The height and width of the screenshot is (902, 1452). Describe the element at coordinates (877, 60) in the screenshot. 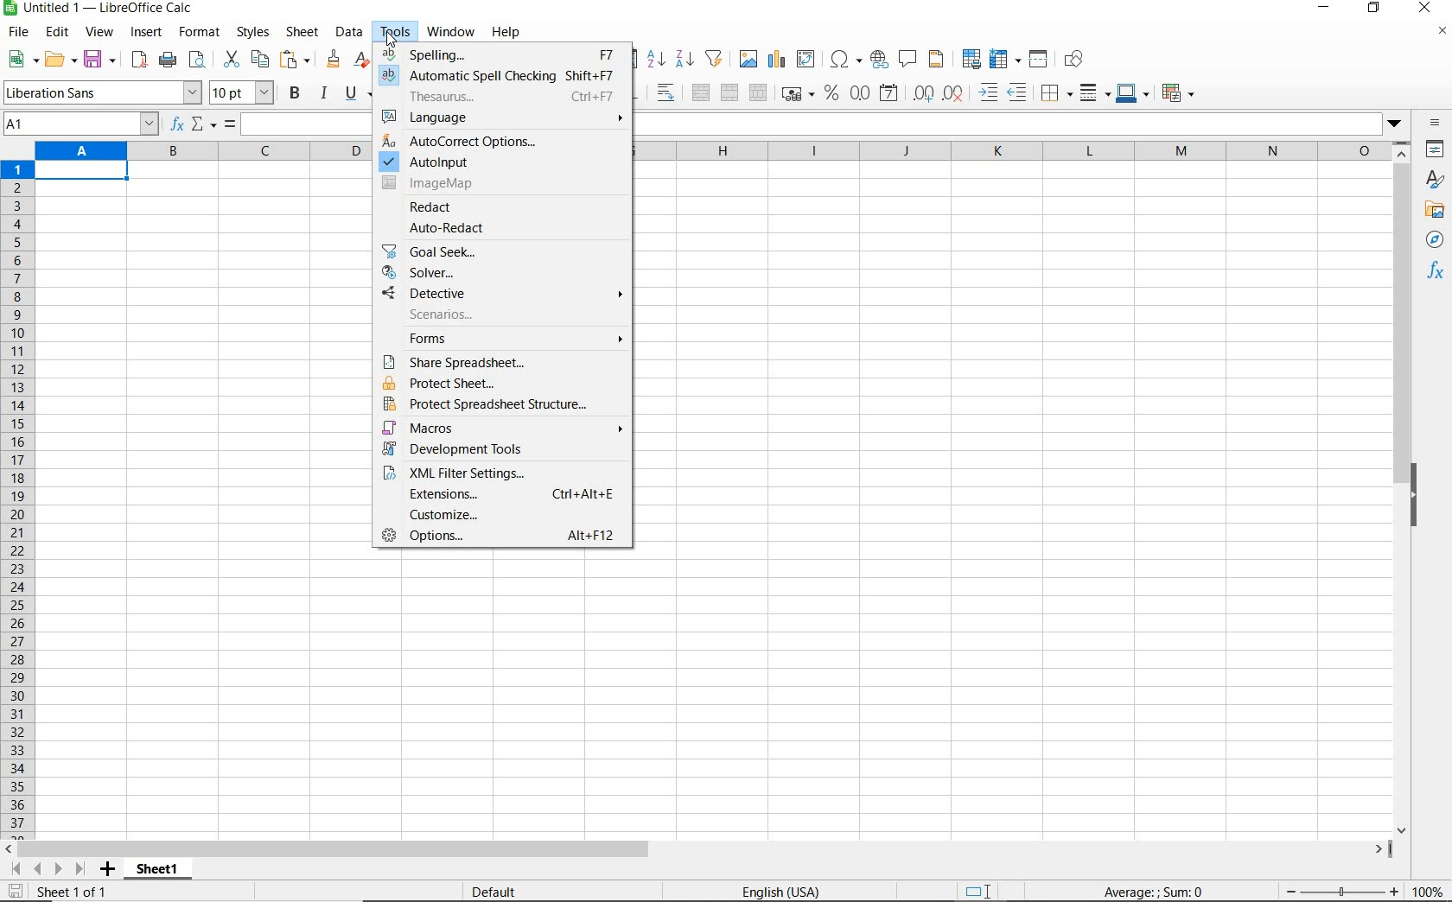

I see `insert hyperlink` at that location.